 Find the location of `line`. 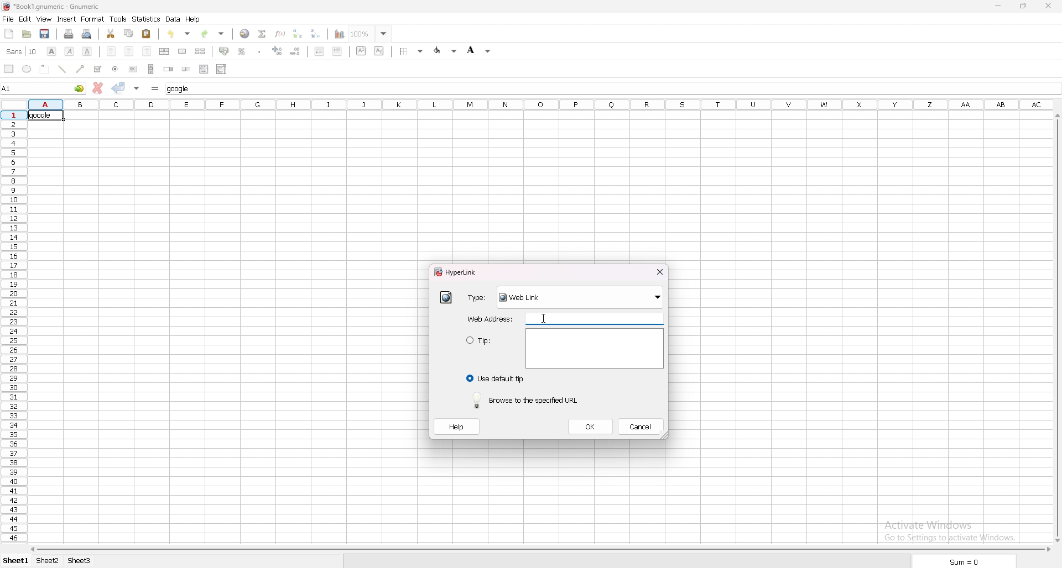

line is located at coordinates (63, 68).